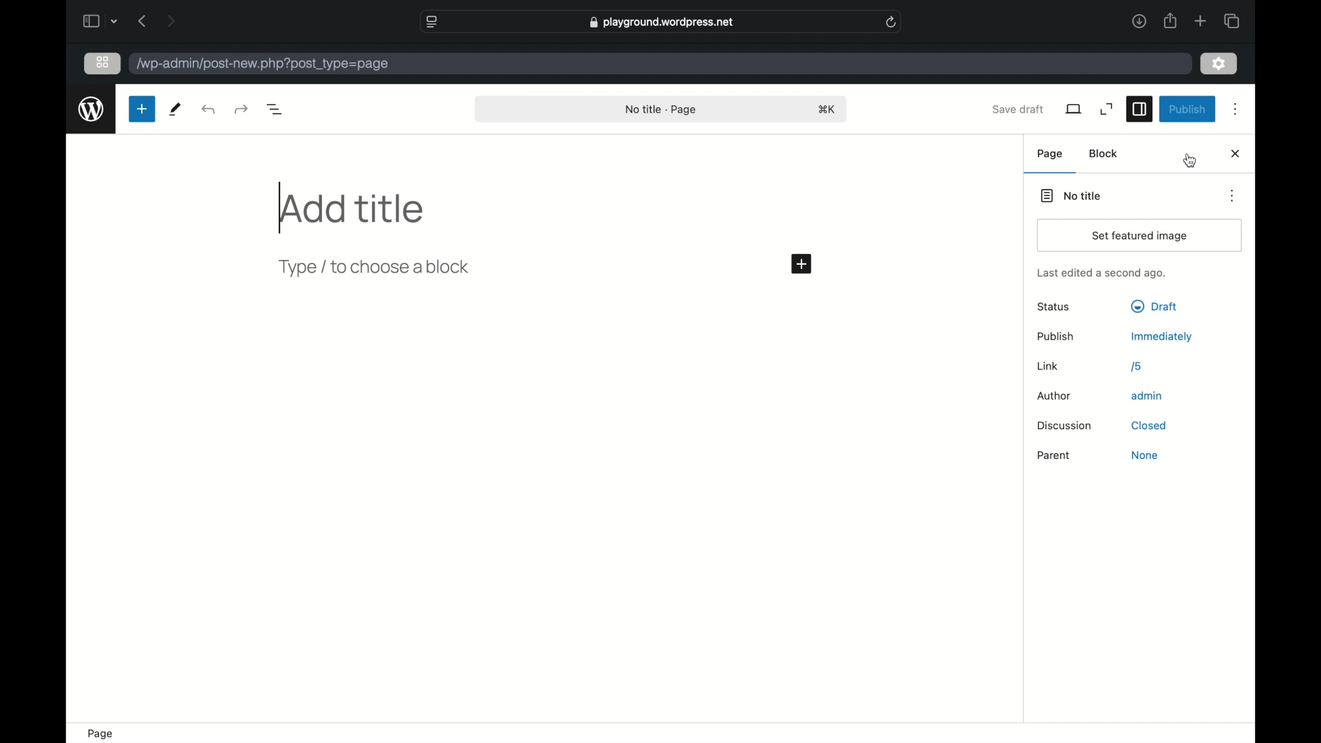 The height and width of the screenshot is (743, 1321). What do you see at coordinates (1055, 397) in the screenshot?
I see `author` at bounding box center [1055, 397].